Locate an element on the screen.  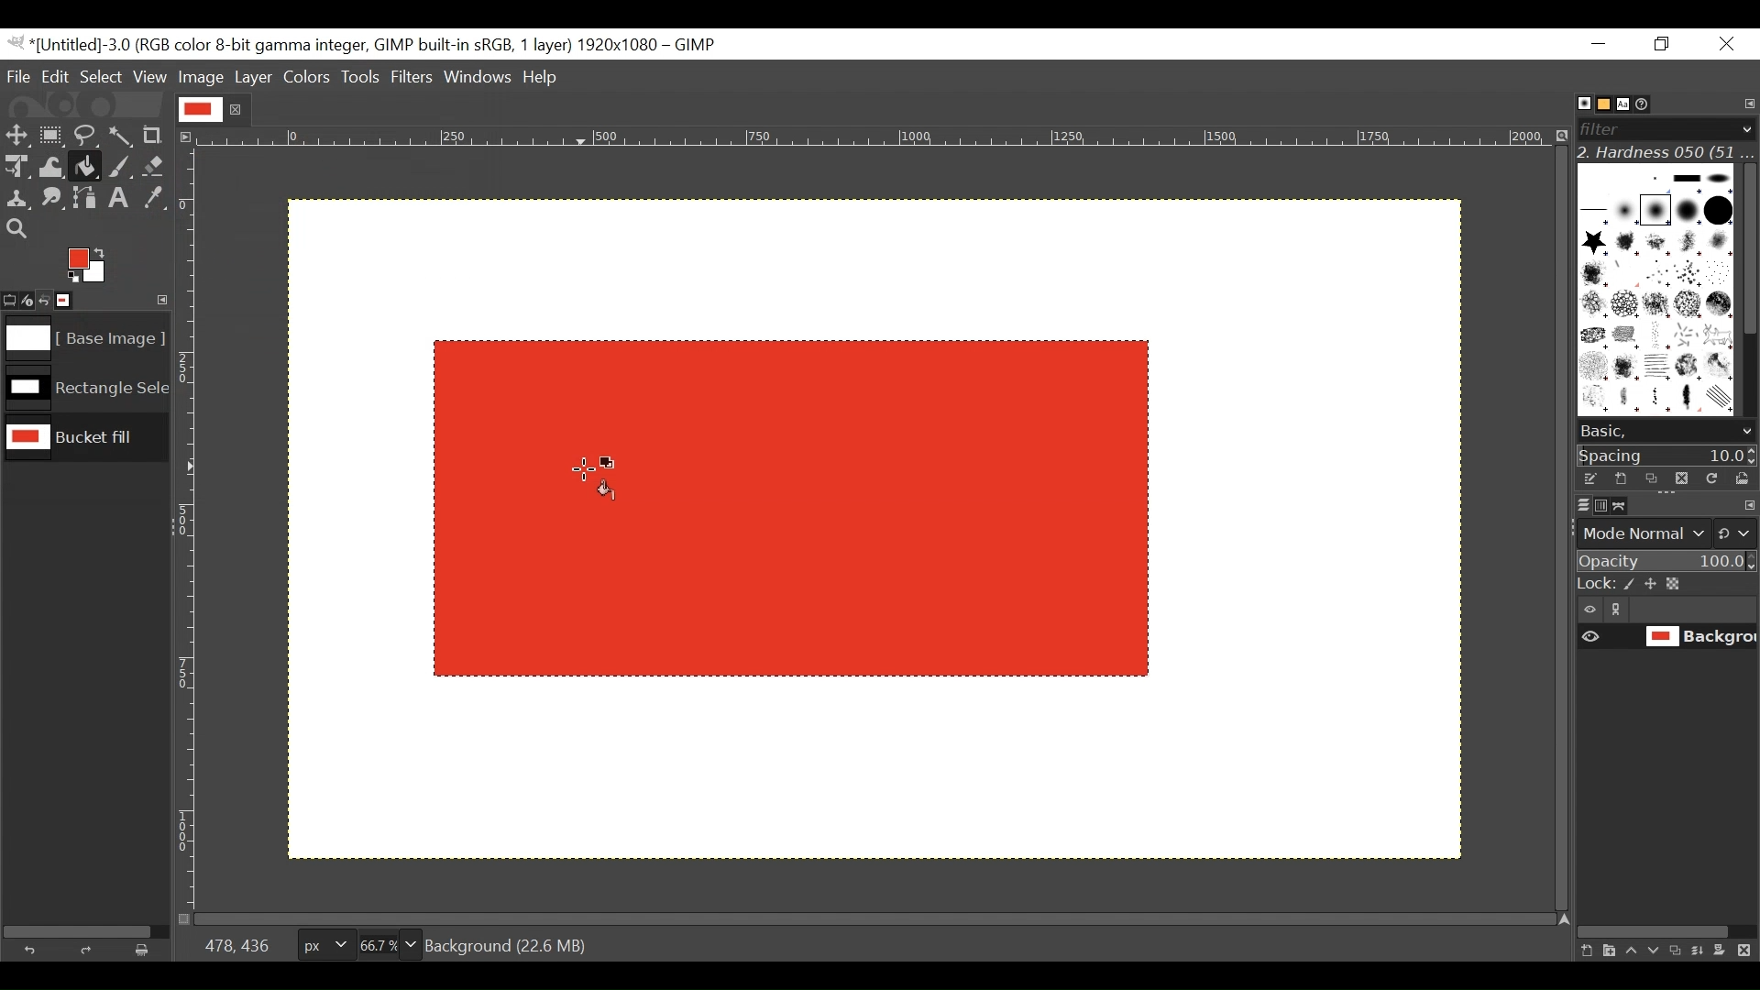
Configure tab is located at coordinates (1747, 104).